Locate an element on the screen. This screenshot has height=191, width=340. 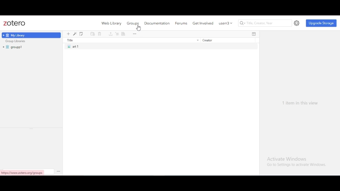
add to collection is located at coordinates (93, 34).